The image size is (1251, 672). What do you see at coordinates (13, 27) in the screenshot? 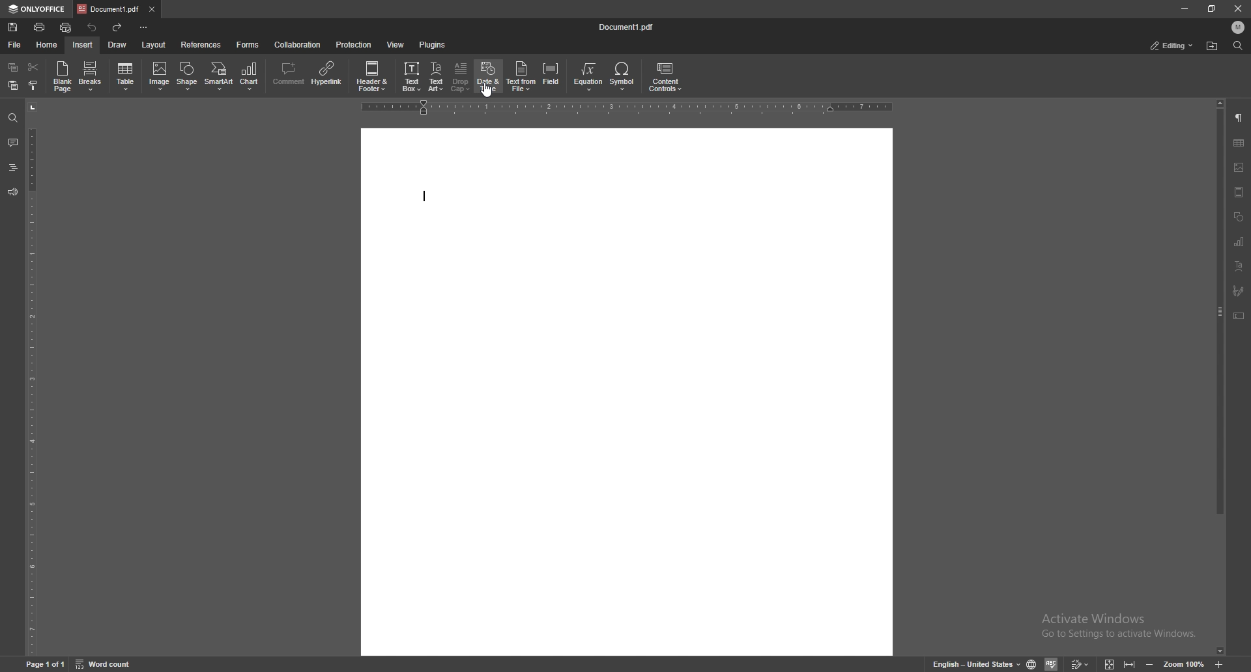
I see `save` at bounding box center [13, 27].